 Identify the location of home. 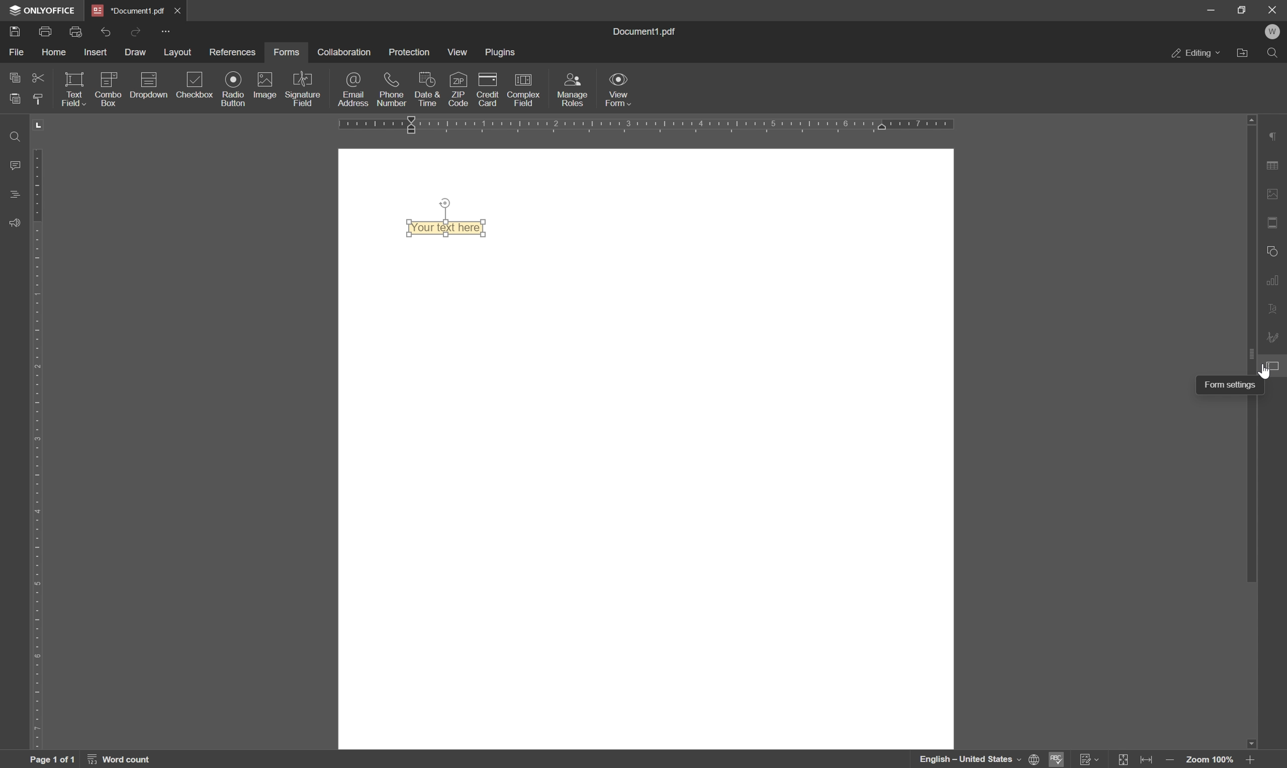
(58, 54).